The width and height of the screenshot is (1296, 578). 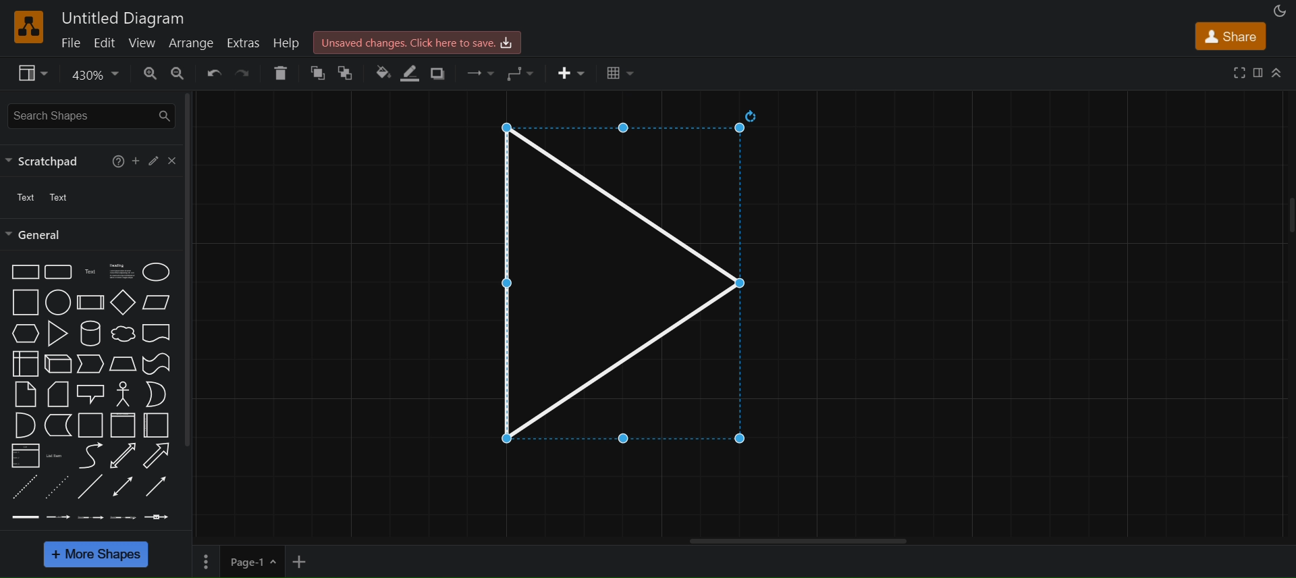 I want to click on share, so click(x=1233, y=35).